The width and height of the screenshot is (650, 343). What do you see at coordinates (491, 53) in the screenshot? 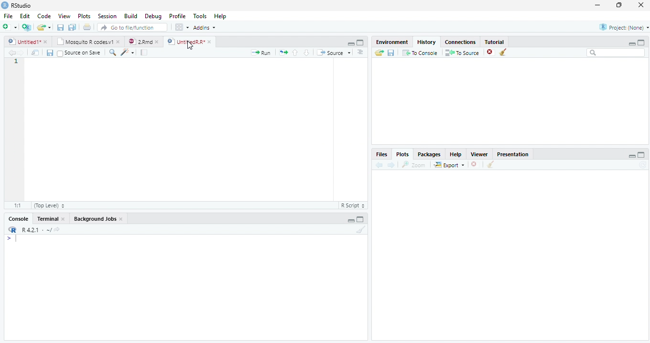
I see `Delete ` at bounding box center [491, 53].